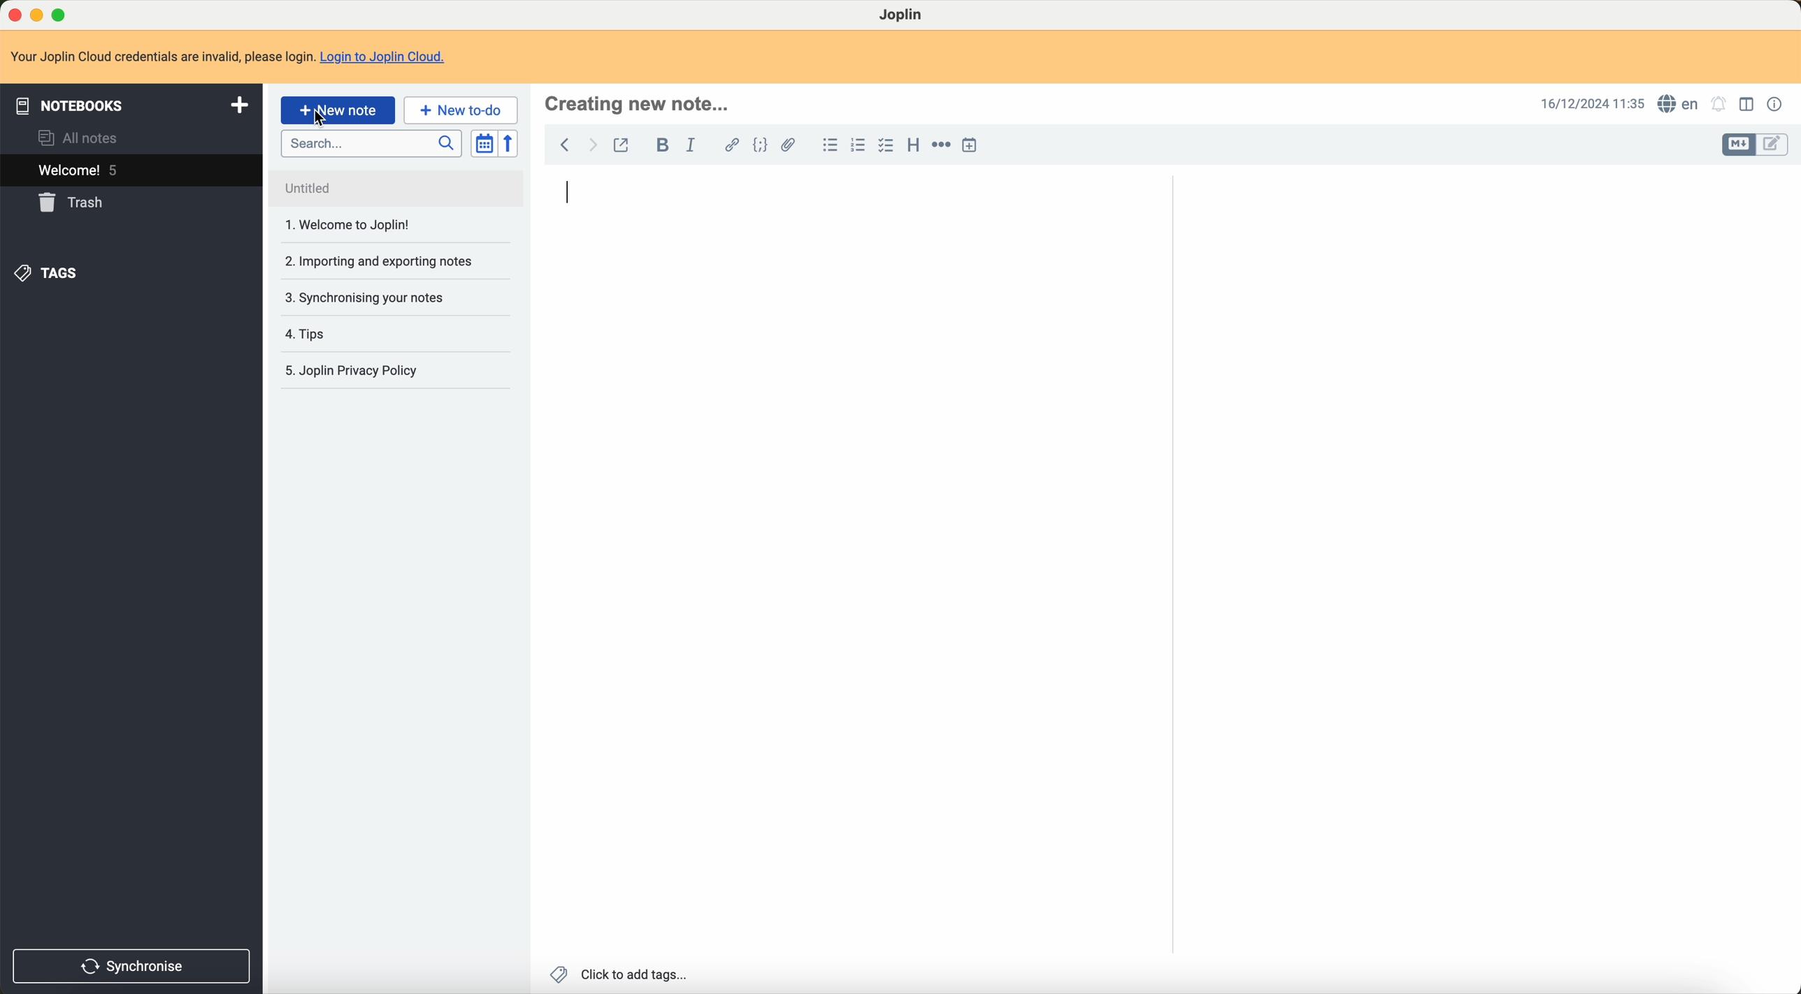 The height and width of the screenshot is (994, 1801). What do you see at coordinates (371, 298) in the screenshot?
I see `3. Synchronising your notes` at bounding box center [371, 298].